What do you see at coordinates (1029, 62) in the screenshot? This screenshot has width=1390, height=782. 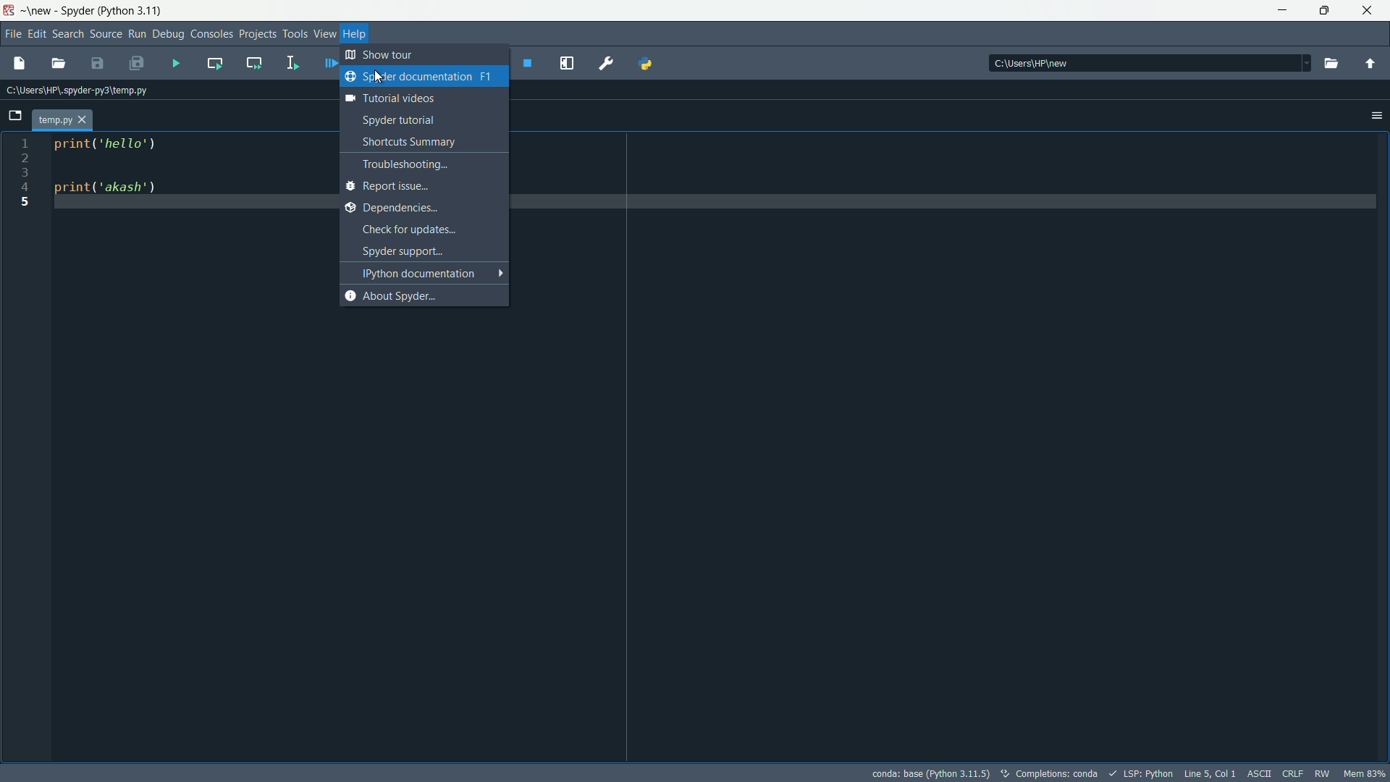 I see `C:\Users\HP\new` at bounding box center [1029, 62].